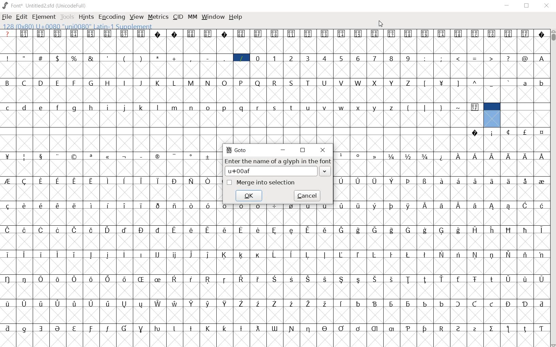 This screenshot has height=347, width=556. I want to click on T, so click(308, 82).